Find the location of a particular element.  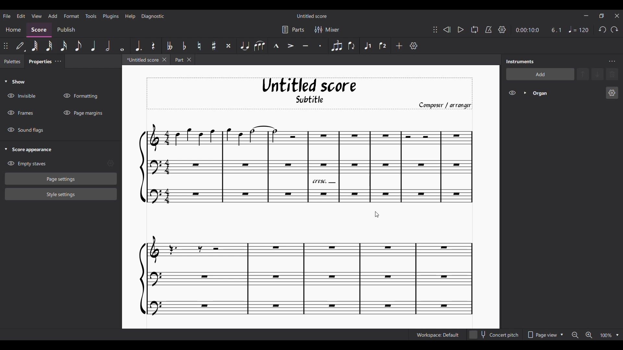

Voice 1 is located at coordinates (367, 45).